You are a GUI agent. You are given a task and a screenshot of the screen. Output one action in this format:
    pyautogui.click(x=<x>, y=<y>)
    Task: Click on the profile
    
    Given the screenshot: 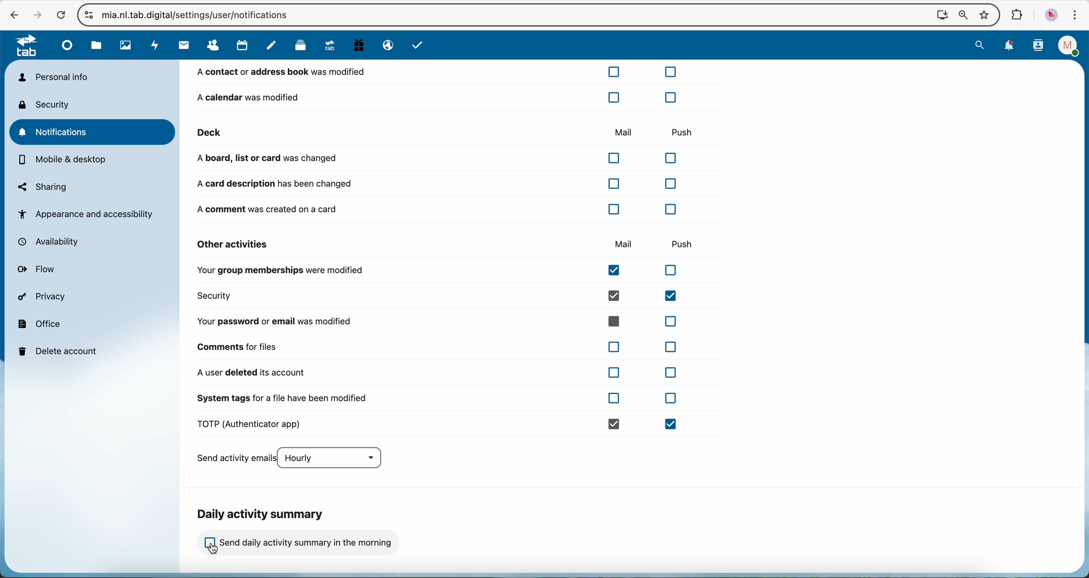 What is the action you would take?
    pyautogui.click(x=1066, y=46)
    